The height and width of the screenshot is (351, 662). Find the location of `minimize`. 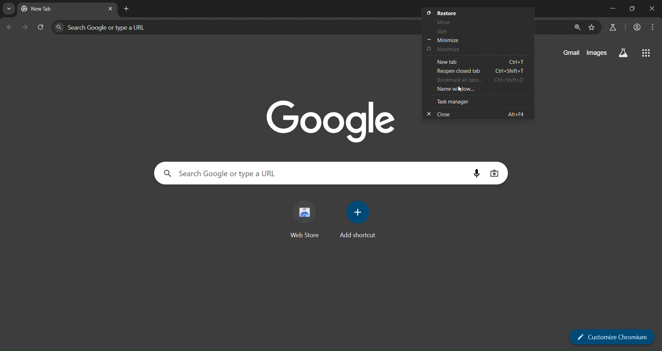

minimize is located at coordinates (445, 40).